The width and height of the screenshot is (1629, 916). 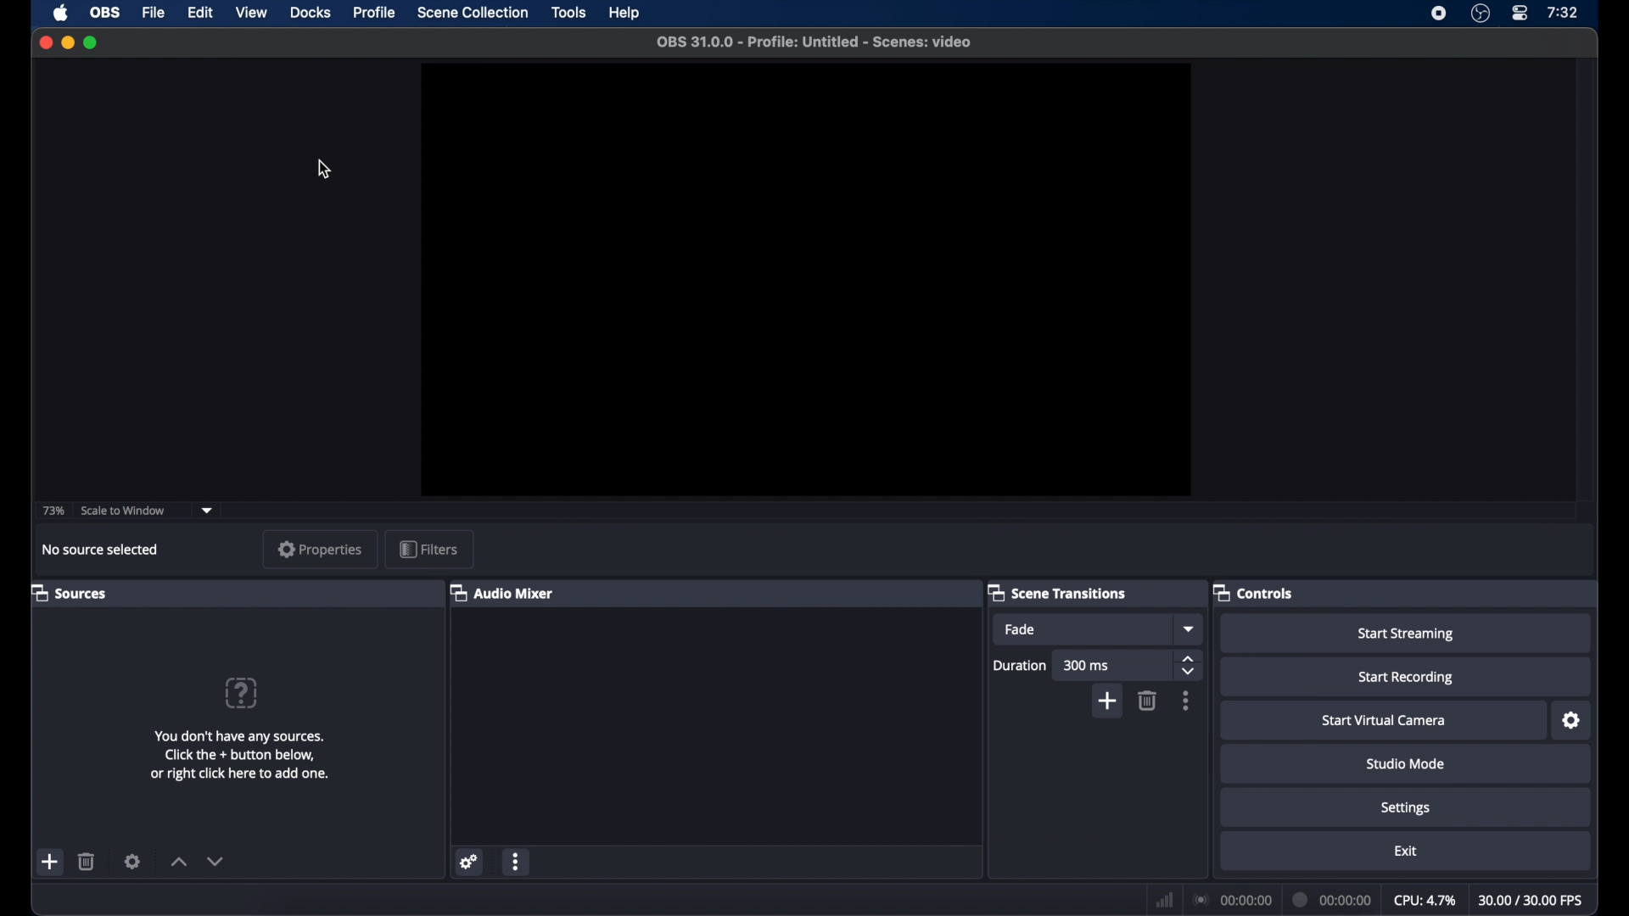 I want to click on scenes, so click(x=66, y=592).